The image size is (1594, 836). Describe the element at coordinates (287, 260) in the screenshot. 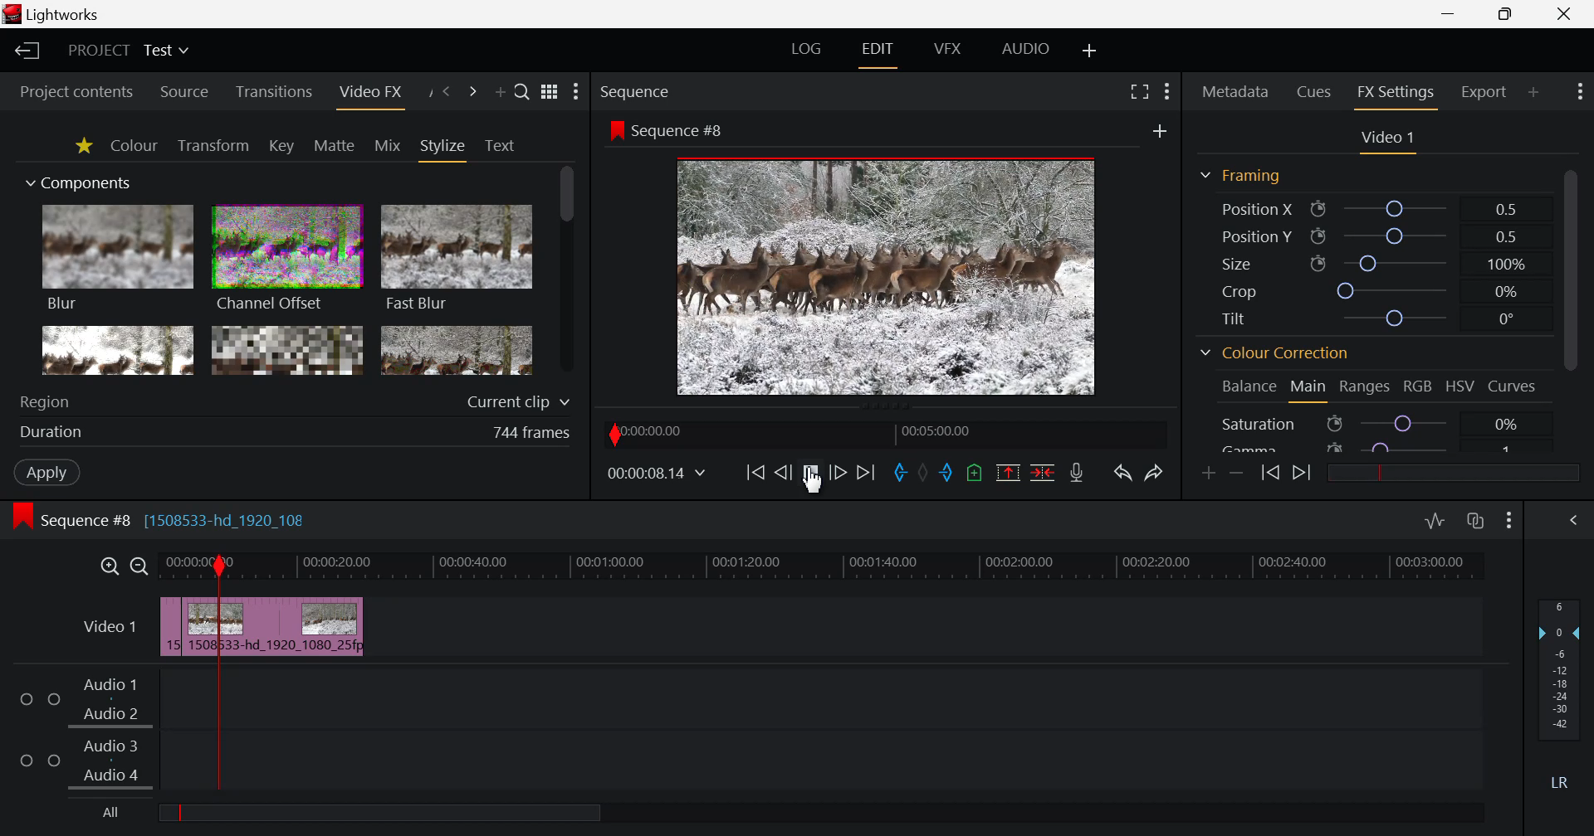

I see `Channel Offset` at that location.